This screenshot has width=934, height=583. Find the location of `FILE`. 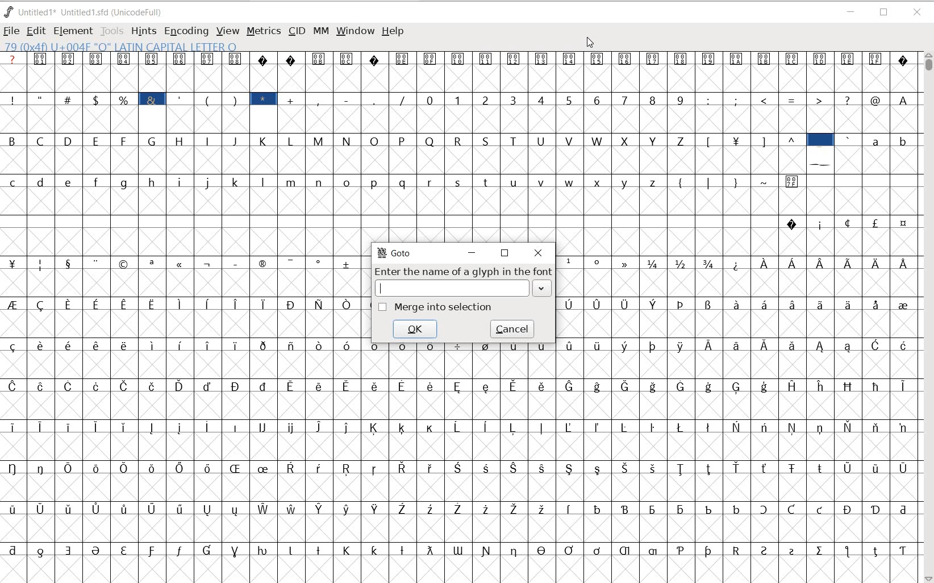

FILE is located at coordinates (11, 32).